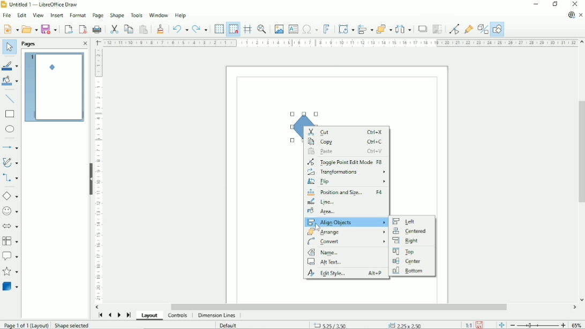 Image resolution: width=585 pixels, height=329 pixels. Describe the element at coordinates (403, 28) in the screenshot. I see `Distribute` at that location.